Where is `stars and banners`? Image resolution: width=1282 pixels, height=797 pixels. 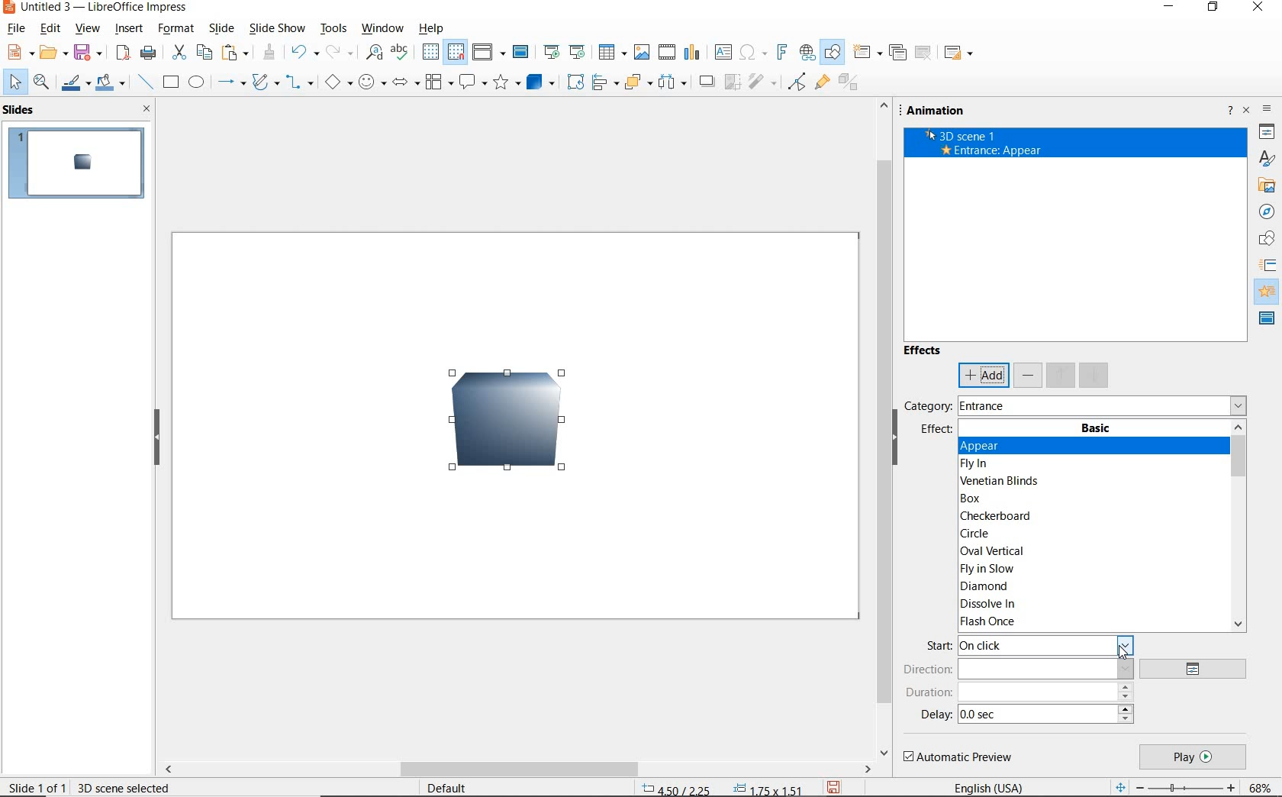 stars and banners is located at coordinates (507, 83).